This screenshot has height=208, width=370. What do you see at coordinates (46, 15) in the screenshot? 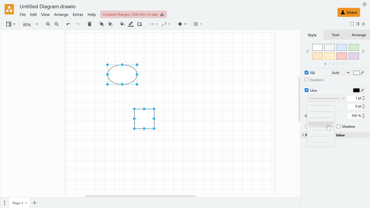
I see `View` at bounding box center [46, 15].